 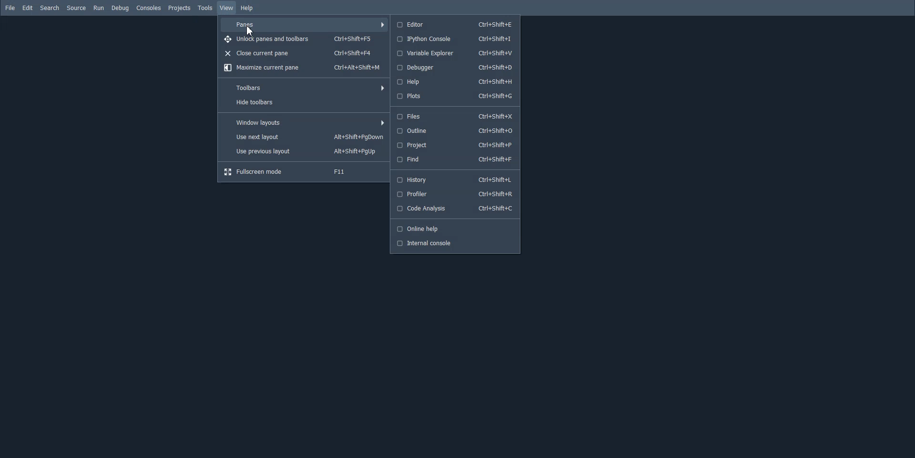 I want to click on Plots, so click(x=455, y=97).